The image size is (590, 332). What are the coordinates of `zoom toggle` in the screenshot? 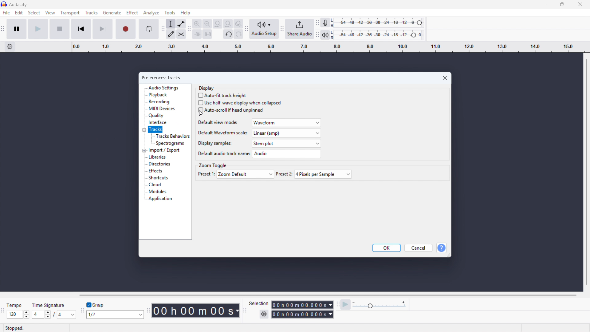 It's located at (213, 165).